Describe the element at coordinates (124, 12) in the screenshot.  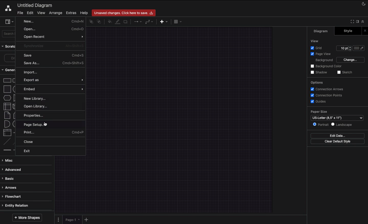
I see `Unsaved changes. Click here to save.` at that location.